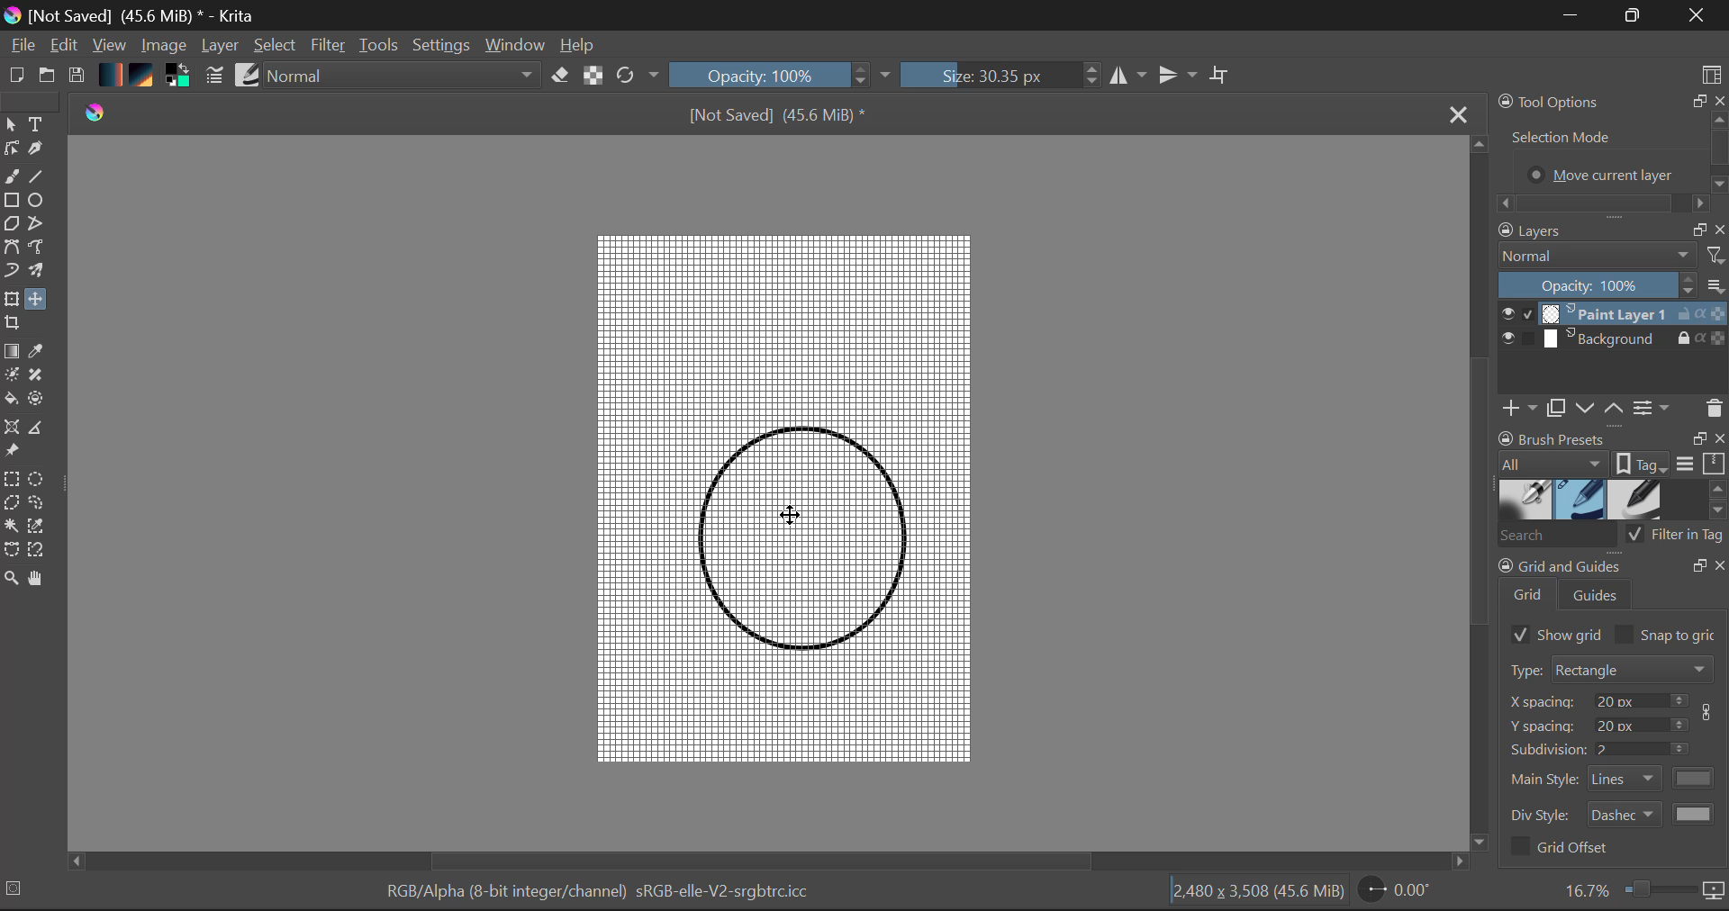  What do you see at coordinates (1670, 635) in the screenshot?
I see `Snap to grid` at bounding box center [1670, 635].